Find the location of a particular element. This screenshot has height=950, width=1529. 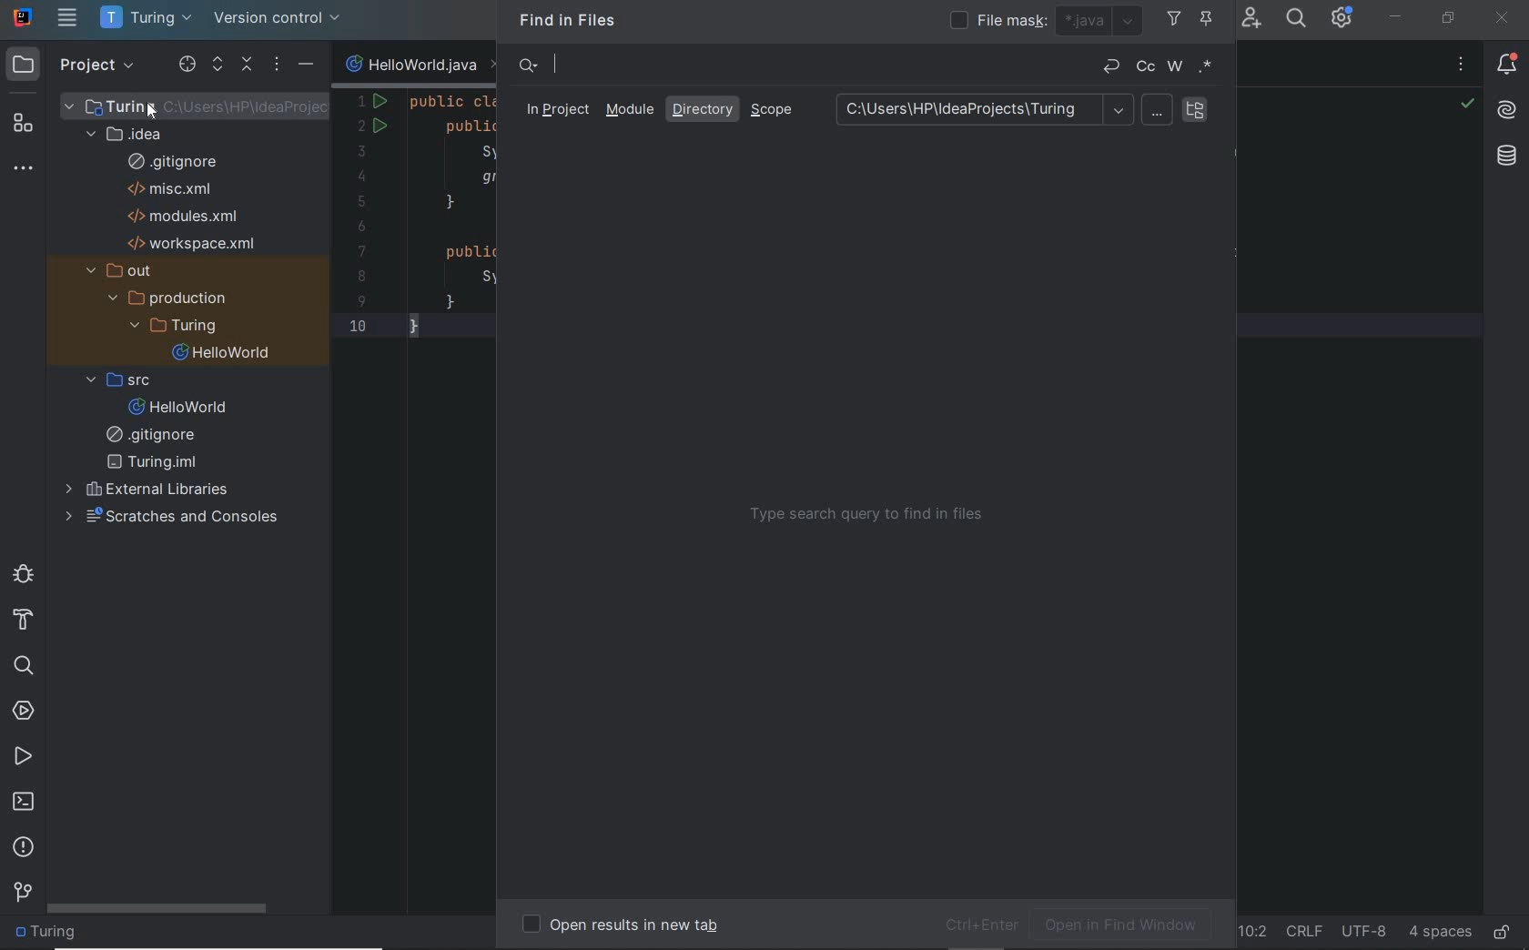

structure is located at coordinates (25, 125).